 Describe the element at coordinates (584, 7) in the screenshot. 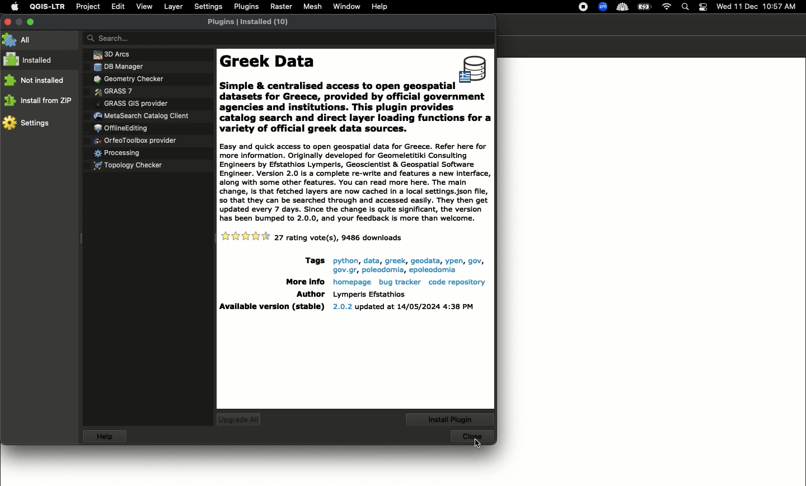

I see `Extension` at that location.